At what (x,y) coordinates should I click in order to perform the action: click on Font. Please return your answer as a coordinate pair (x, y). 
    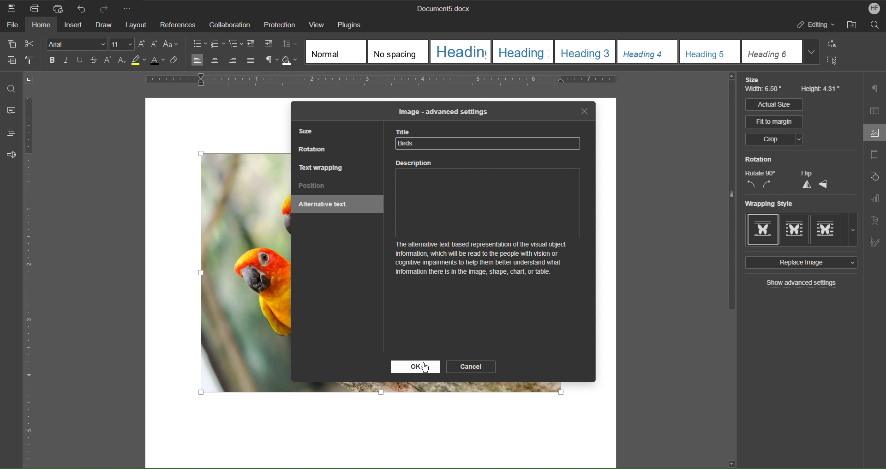
    Looking at the image, I should click on (74, 44).